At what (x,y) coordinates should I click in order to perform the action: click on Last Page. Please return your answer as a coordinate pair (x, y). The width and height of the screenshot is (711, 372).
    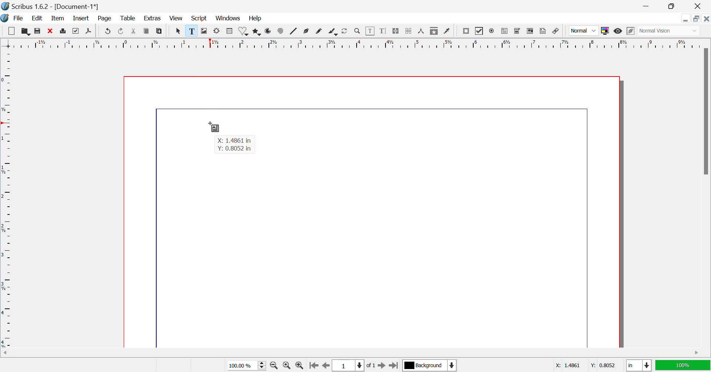
    Looking at the image, I should click on (393, 365).